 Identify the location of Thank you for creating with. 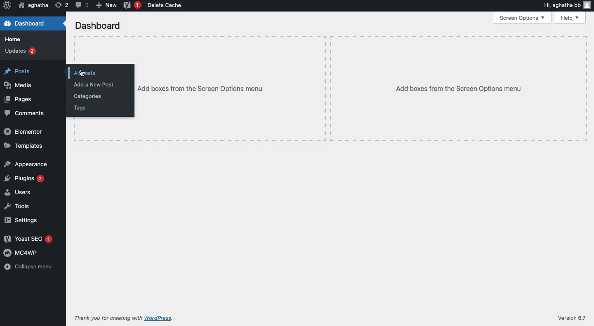
(107, 317).